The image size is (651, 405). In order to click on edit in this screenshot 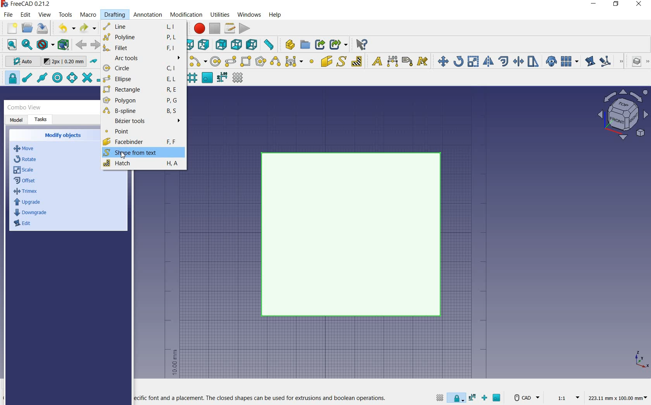, I will do `click(24, 225)`.